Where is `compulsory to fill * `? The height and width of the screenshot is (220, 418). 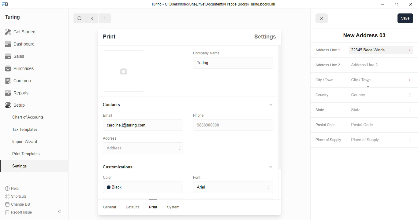 compulsory to fill *  is located at coordinates (410, 80).